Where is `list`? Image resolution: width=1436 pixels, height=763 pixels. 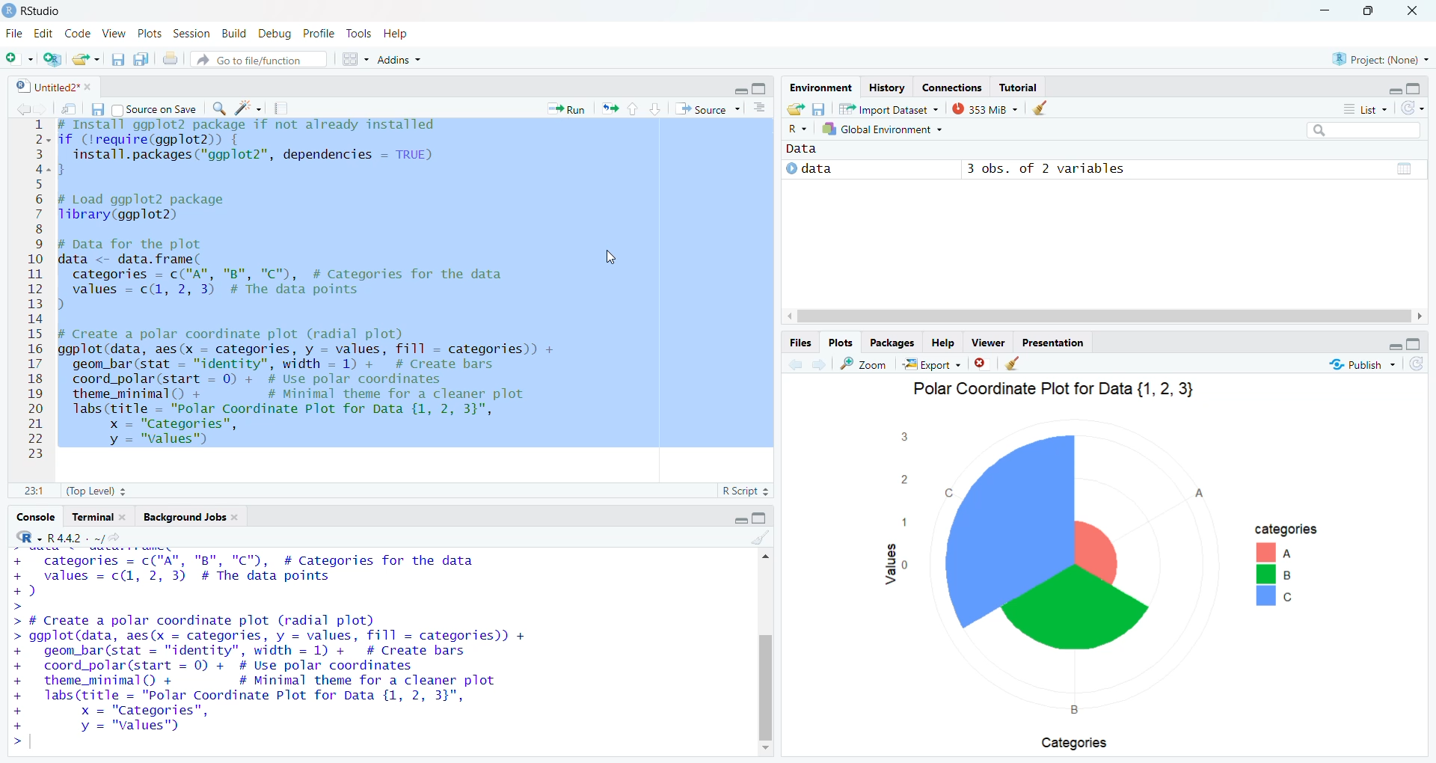
list is located at coordinates (1363, 108).